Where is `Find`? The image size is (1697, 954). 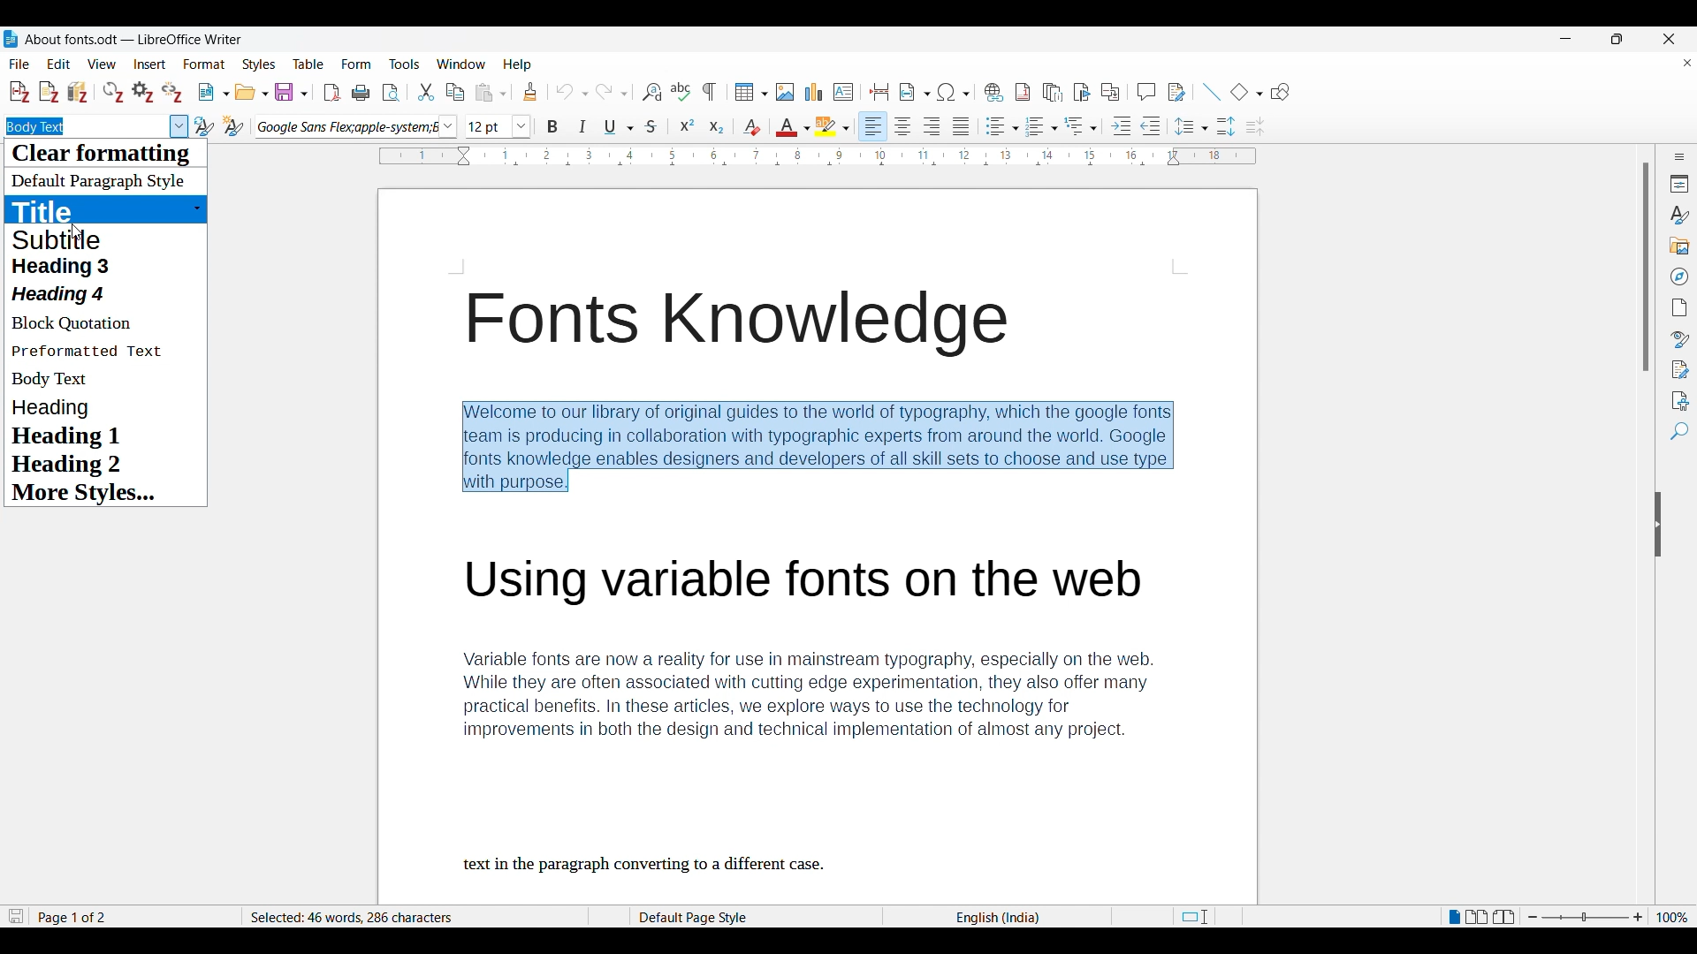
Find is located at coordinates (1680, 431).